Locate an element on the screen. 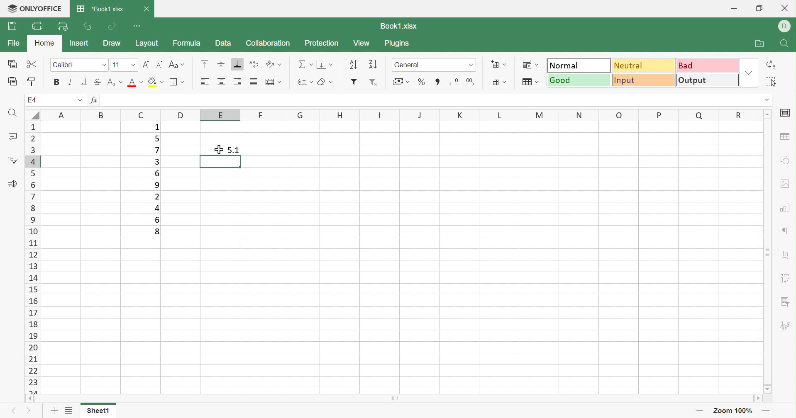 The image size is (796, 418). Paste is located at coordinates (12, 82).